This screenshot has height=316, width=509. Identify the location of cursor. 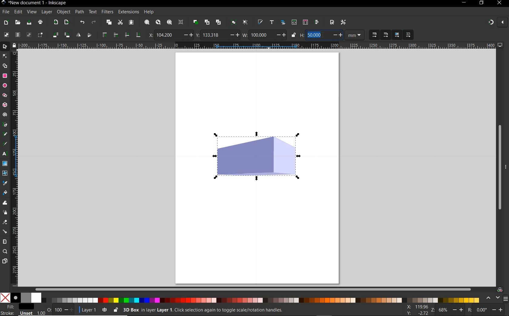
(324, 35).